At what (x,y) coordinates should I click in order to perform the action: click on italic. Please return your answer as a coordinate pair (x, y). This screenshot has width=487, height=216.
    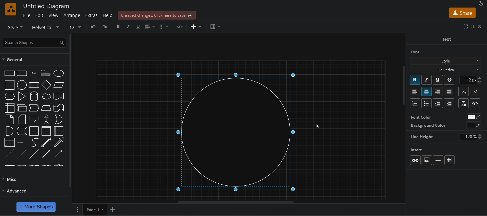
    Looking at the image, I should click on (129, 26).